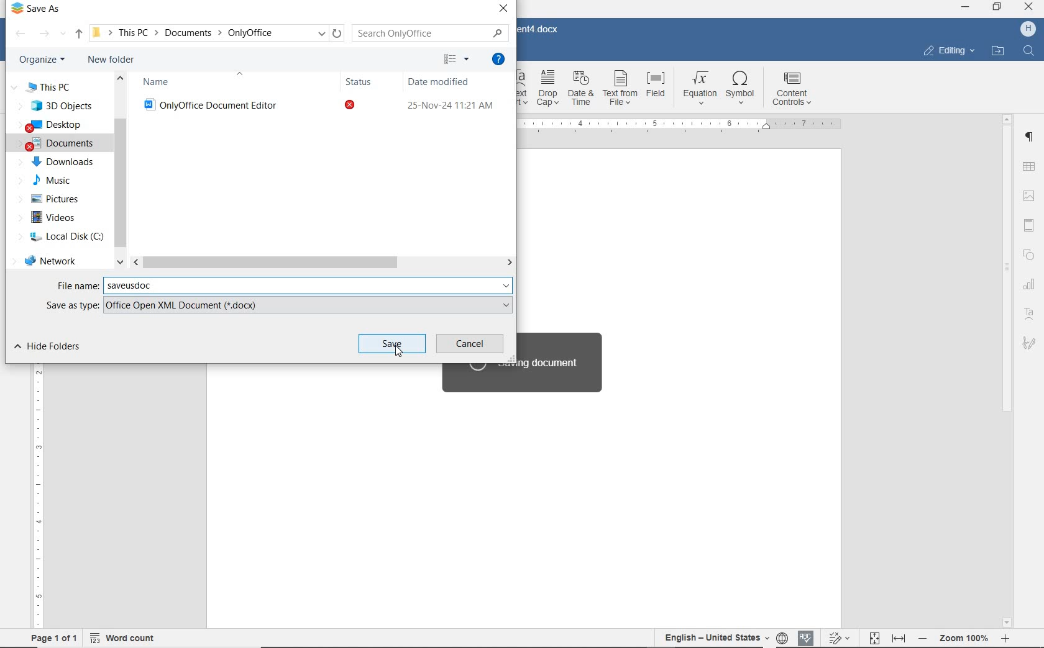 The image size is (1044, 648). Describe the element at coordinates (53, 124) in the screenshot. I see `DESKTOP` at that location.